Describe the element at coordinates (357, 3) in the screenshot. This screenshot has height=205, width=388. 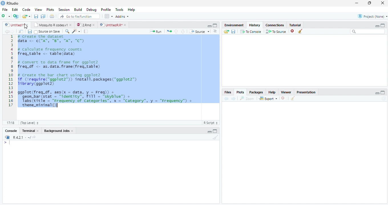
I see `Minimize` at that location.